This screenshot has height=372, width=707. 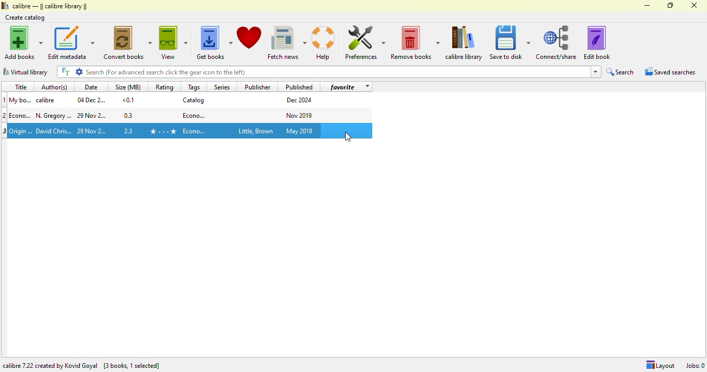 What do you see at coordinates (5, 131) in the screenshot?
I see `3` at bounding box center [5, 131].